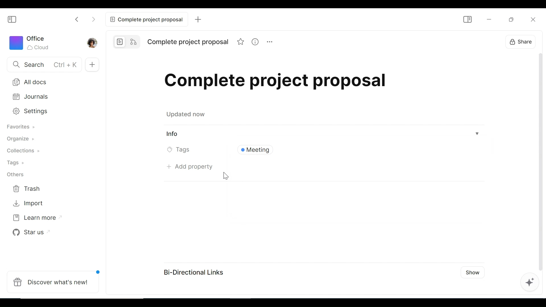  What do you see at coordinates (191, 271) in the screenshot?
I see `Bi-Directional Links` at bounding box center [191, 271].